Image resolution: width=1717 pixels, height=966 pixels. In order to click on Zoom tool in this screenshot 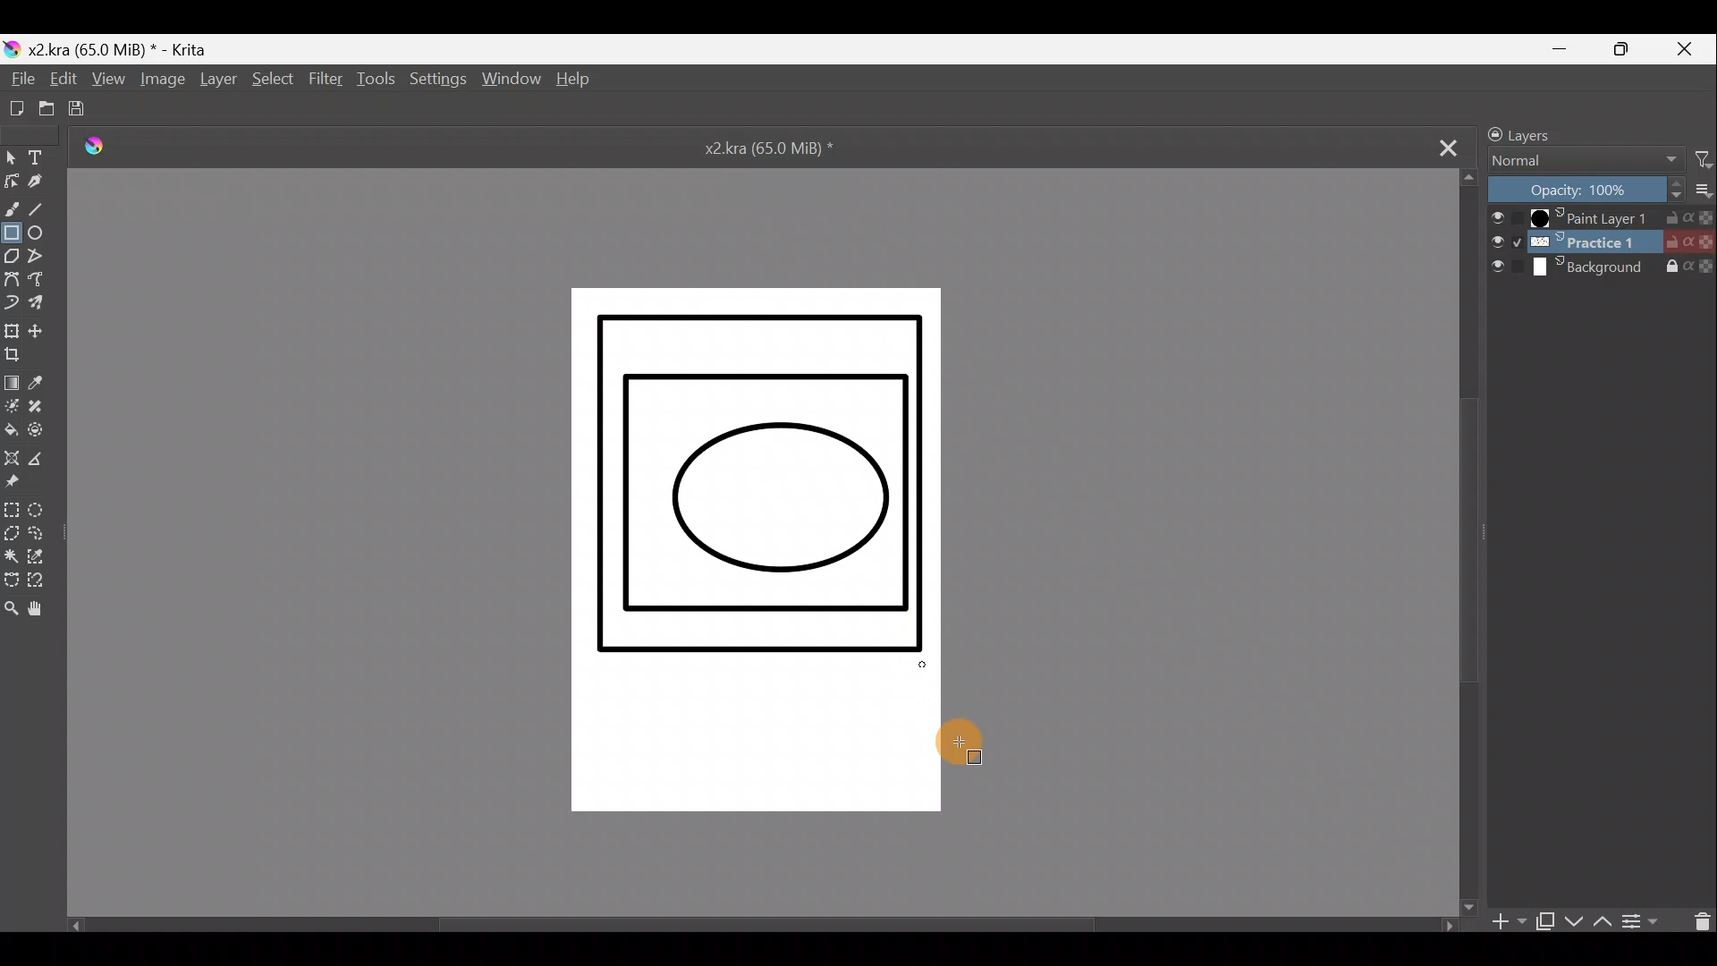, I will do `click(11, 606)`.